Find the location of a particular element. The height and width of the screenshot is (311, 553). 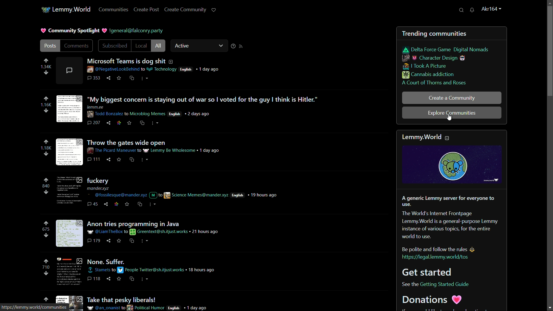

vertical scroll bar is located at coordinates (549, 52).